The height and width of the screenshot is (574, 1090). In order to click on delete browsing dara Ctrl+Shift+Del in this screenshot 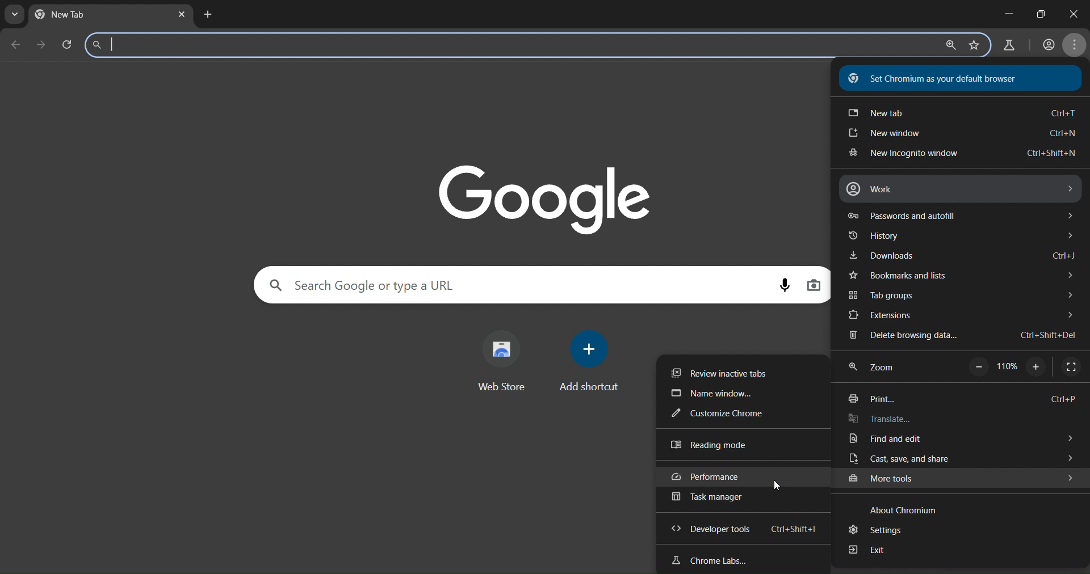, I will do `click(961, 336)`.